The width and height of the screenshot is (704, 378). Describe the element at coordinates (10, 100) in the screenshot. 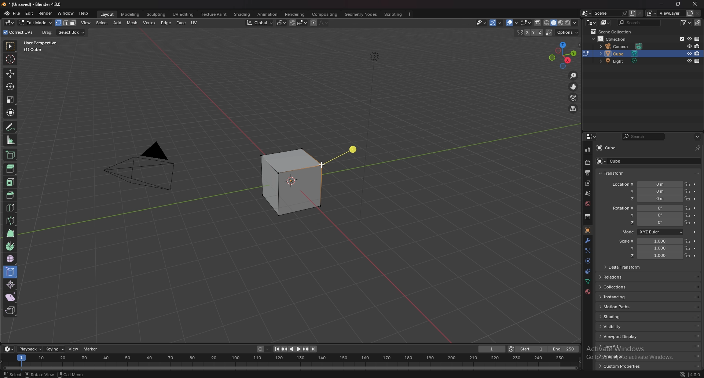

I see `scale` at that location.